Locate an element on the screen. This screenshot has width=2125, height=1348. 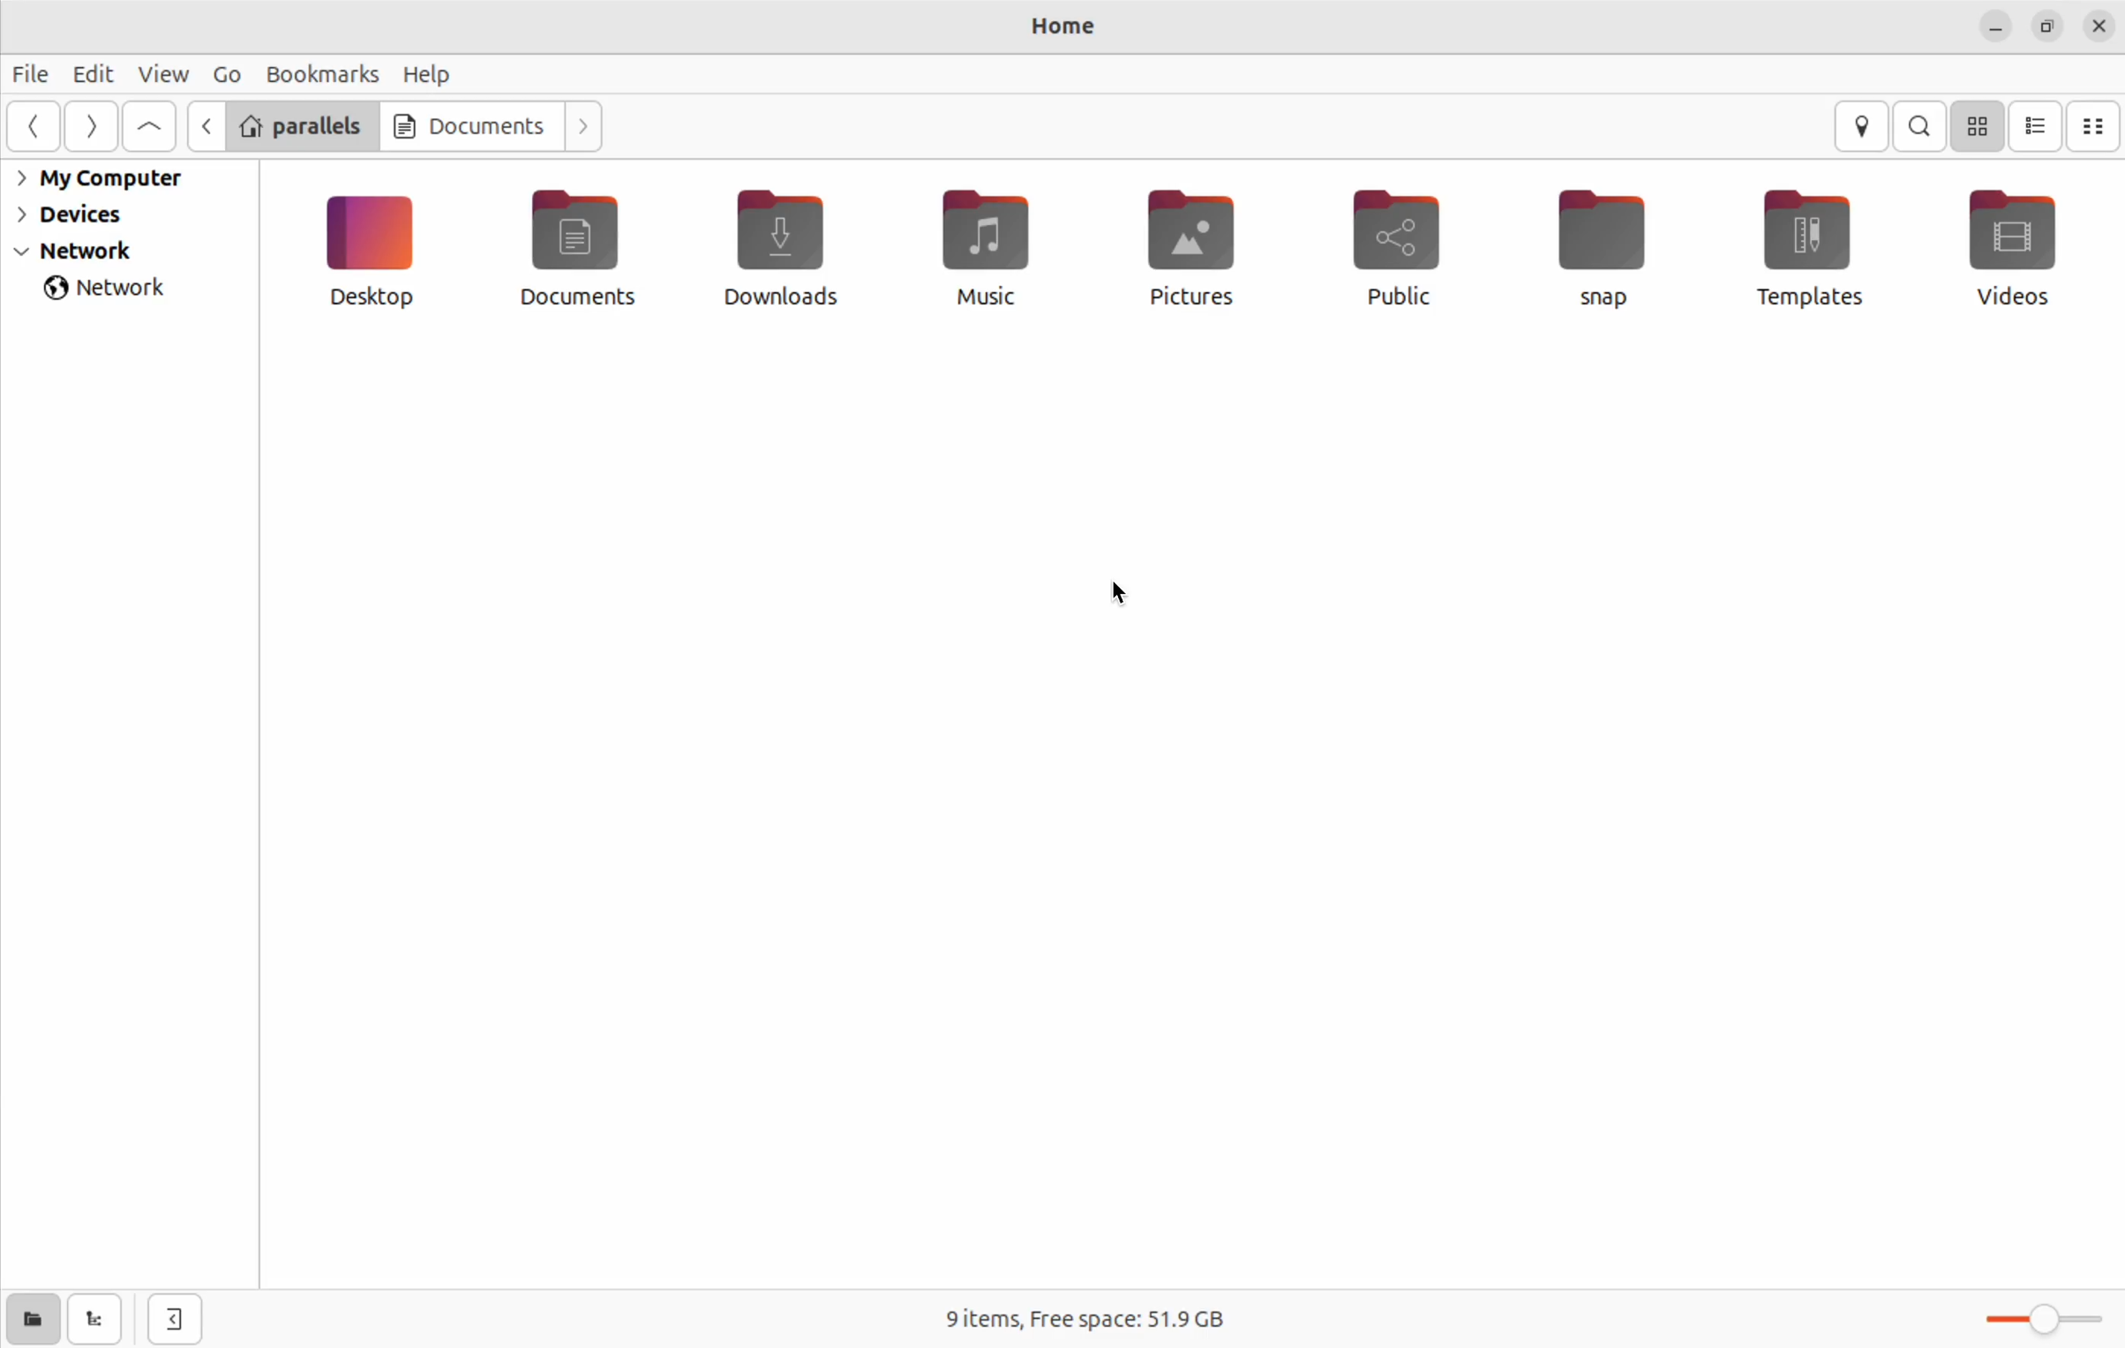
resize is located at coordinates (2047, 28).